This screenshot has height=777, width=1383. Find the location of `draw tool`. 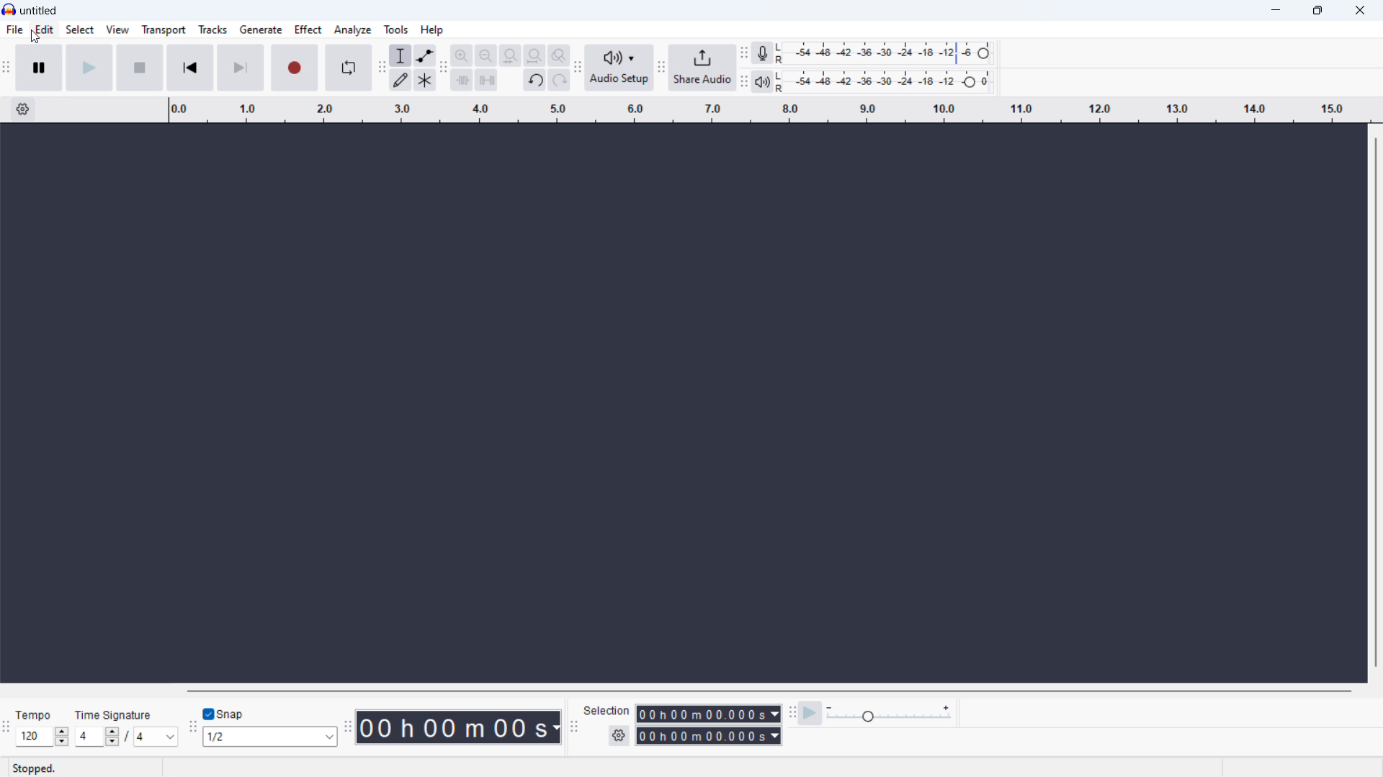

draw tool is located at coordinates (400, 80).